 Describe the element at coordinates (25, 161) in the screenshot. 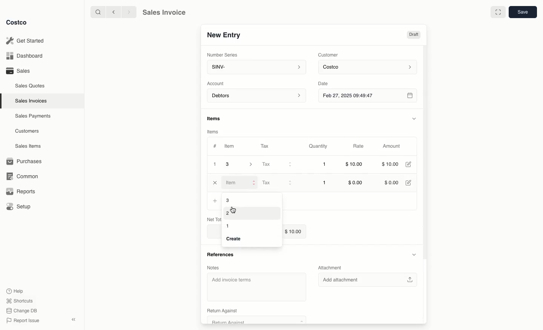

I see `Purchases` at that location.